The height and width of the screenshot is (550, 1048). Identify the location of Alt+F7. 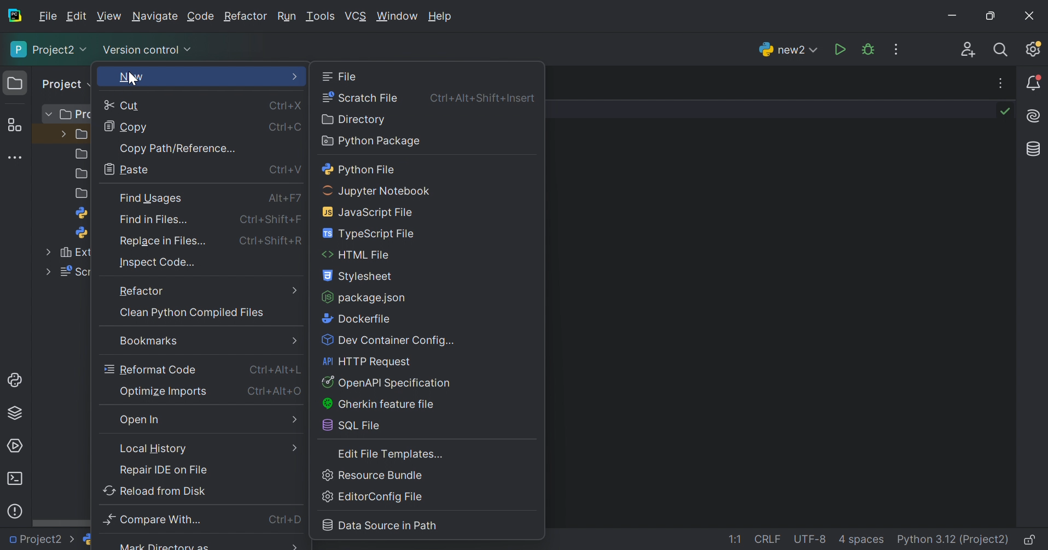
(283, 200).